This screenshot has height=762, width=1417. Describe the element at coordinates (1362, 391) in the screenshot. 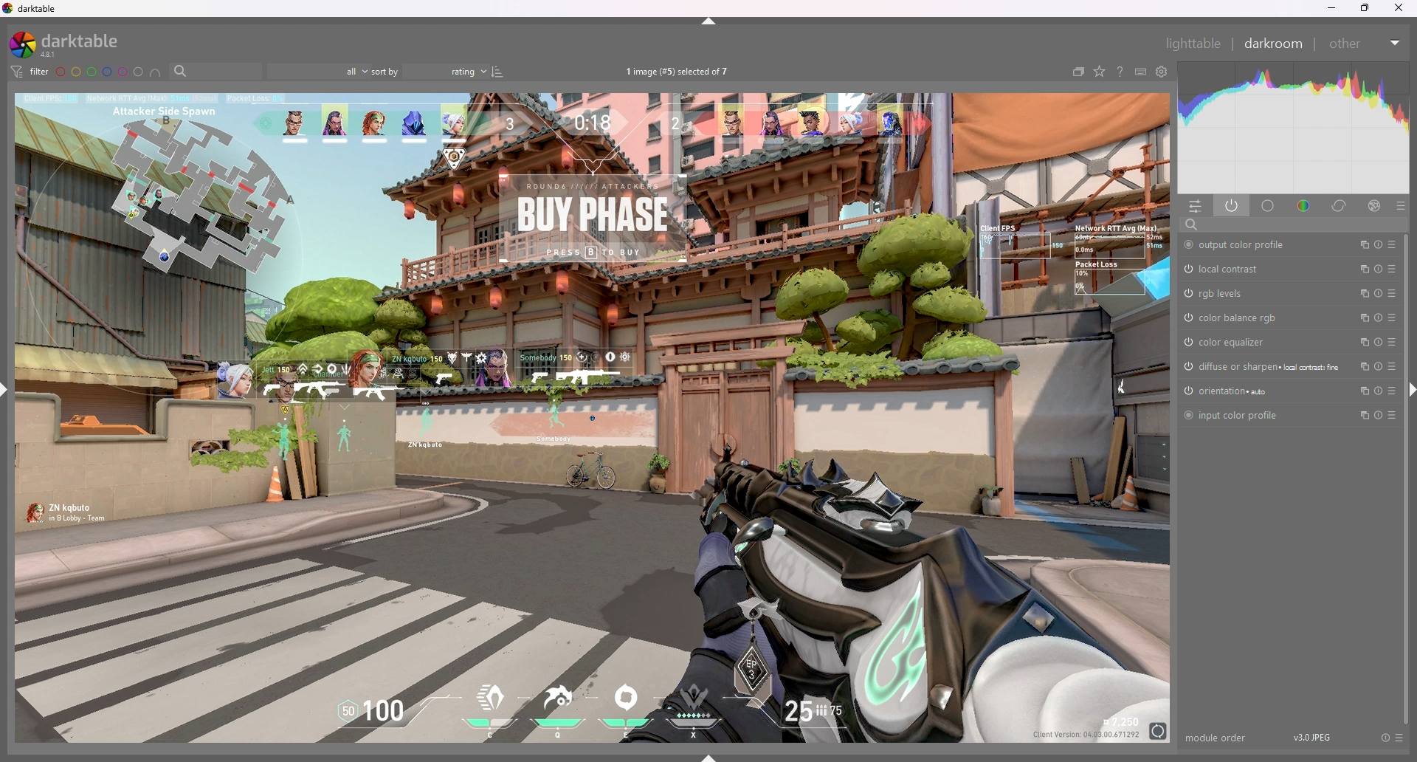

I see `multiple instances actions` at that location.